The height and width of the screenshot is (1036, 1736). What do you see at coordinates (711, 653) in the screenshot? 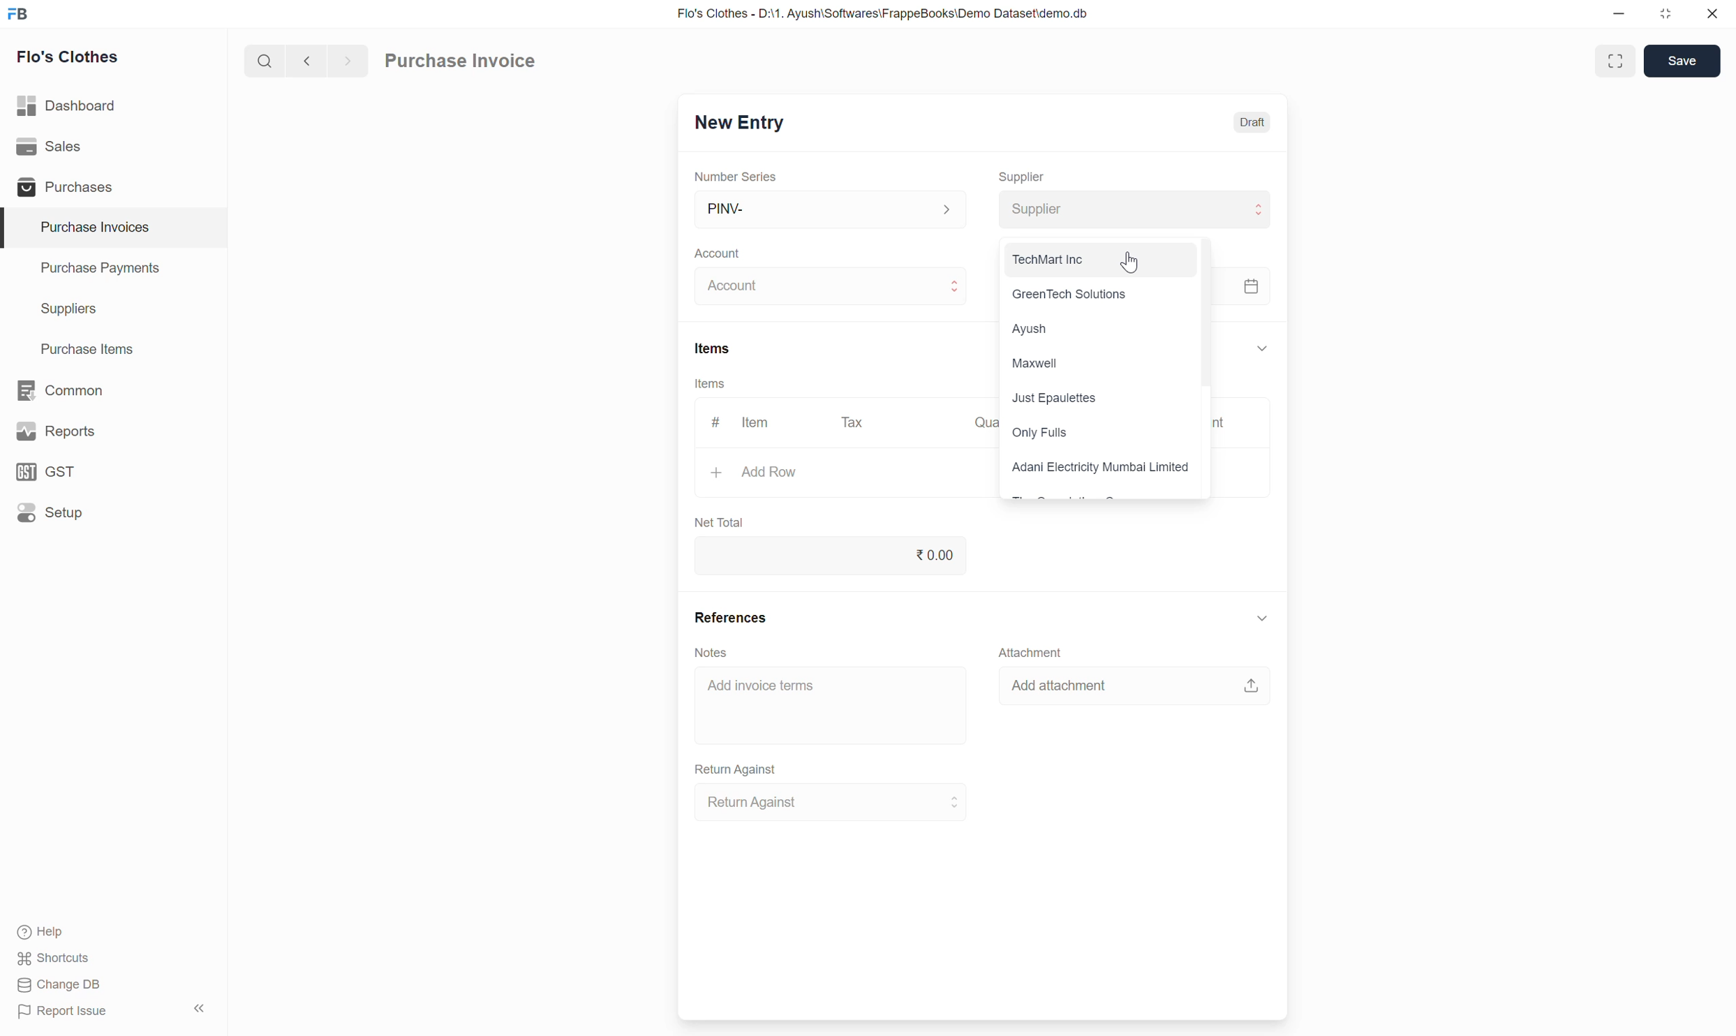
I see `Notes` at bounding box center [711, 653].